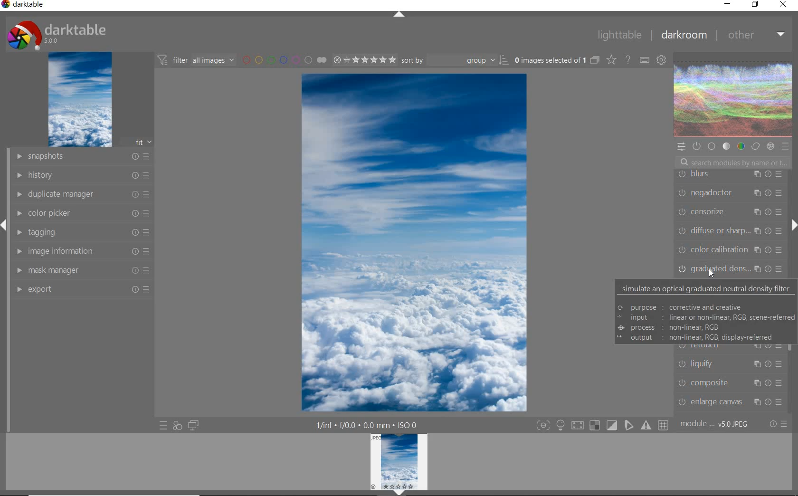 Image resolution: width=798 pixels, height=496 pixels. I want to click on EFFECT, so click(770, 146).